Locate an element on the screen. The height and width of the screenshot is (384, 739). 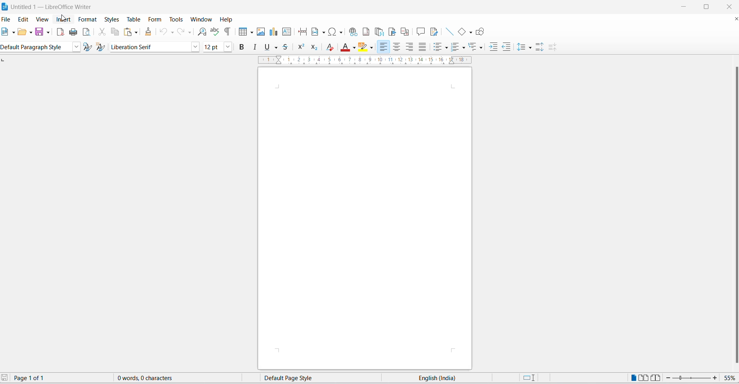
table is located at coordinates (133, 19).